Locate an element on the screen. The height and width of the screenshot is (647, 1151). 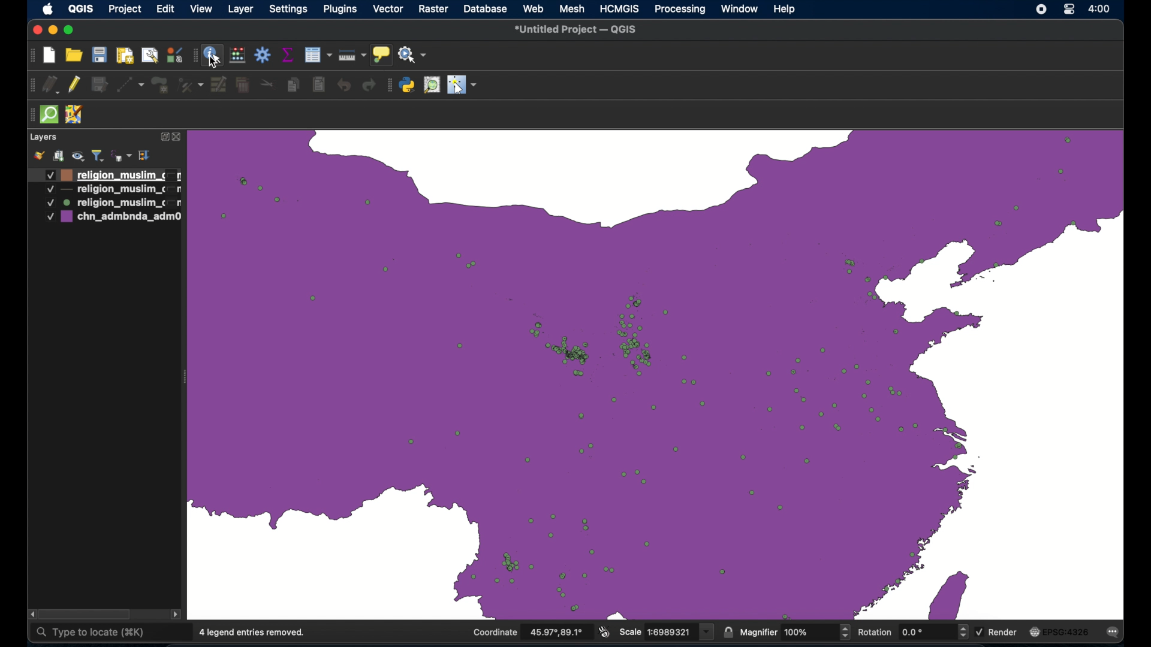
database is located at coordinates (486, 8).